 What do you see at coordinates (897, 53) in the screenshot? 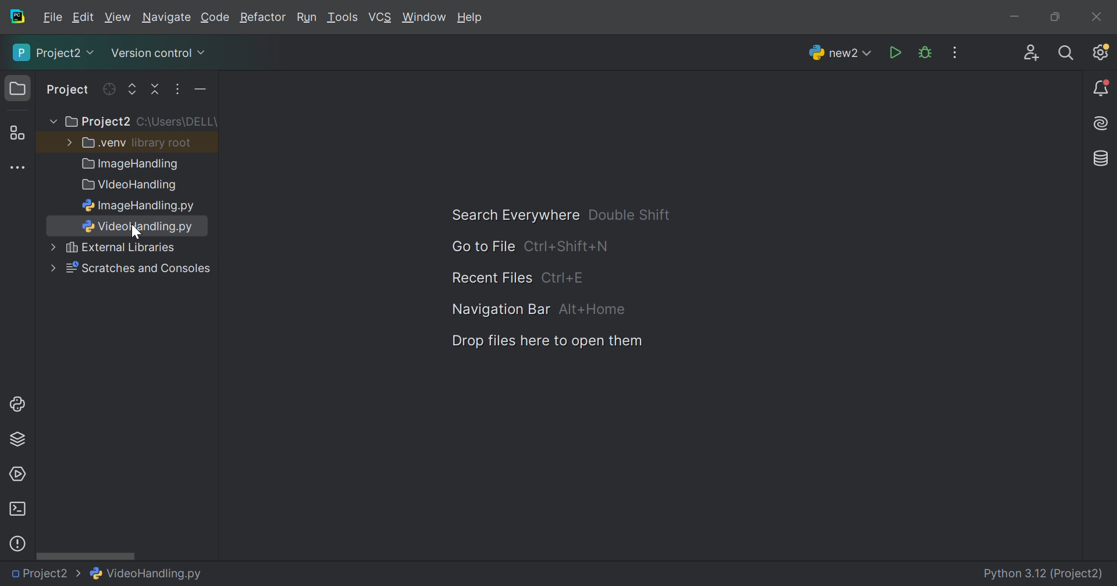
I see `Run` at bounding box center [897, 53].